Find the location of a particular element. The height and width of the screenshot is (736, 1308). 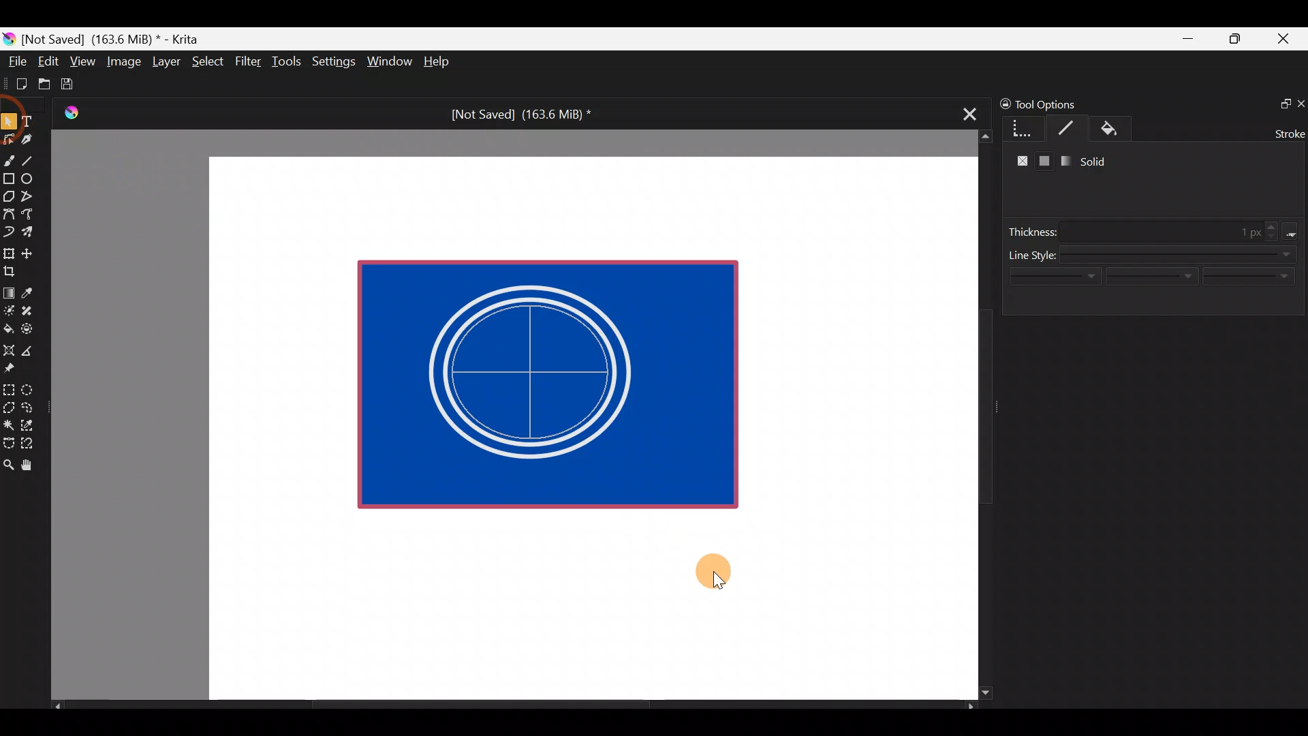

[Not Saved] (163.6 MiB) * - Krita is located at coordinates (117, 38).